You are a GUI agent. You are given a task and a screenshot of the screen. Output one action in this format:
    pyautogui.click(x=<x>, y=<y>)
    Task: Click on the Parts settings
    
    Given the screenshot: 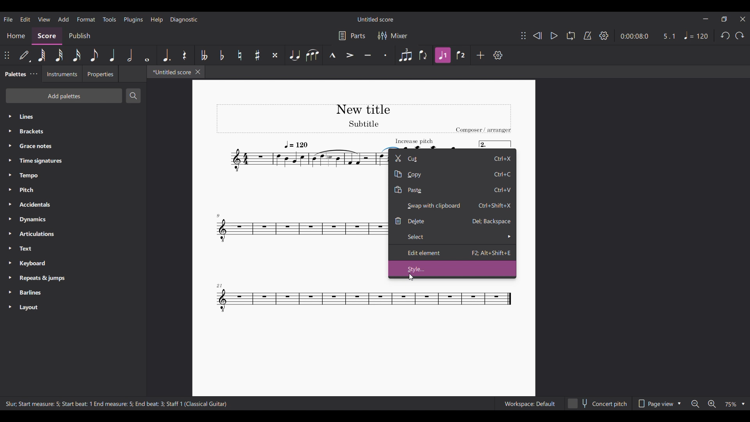 What is the action you would take?
    pyautogui.click(x=352, y=36)
    